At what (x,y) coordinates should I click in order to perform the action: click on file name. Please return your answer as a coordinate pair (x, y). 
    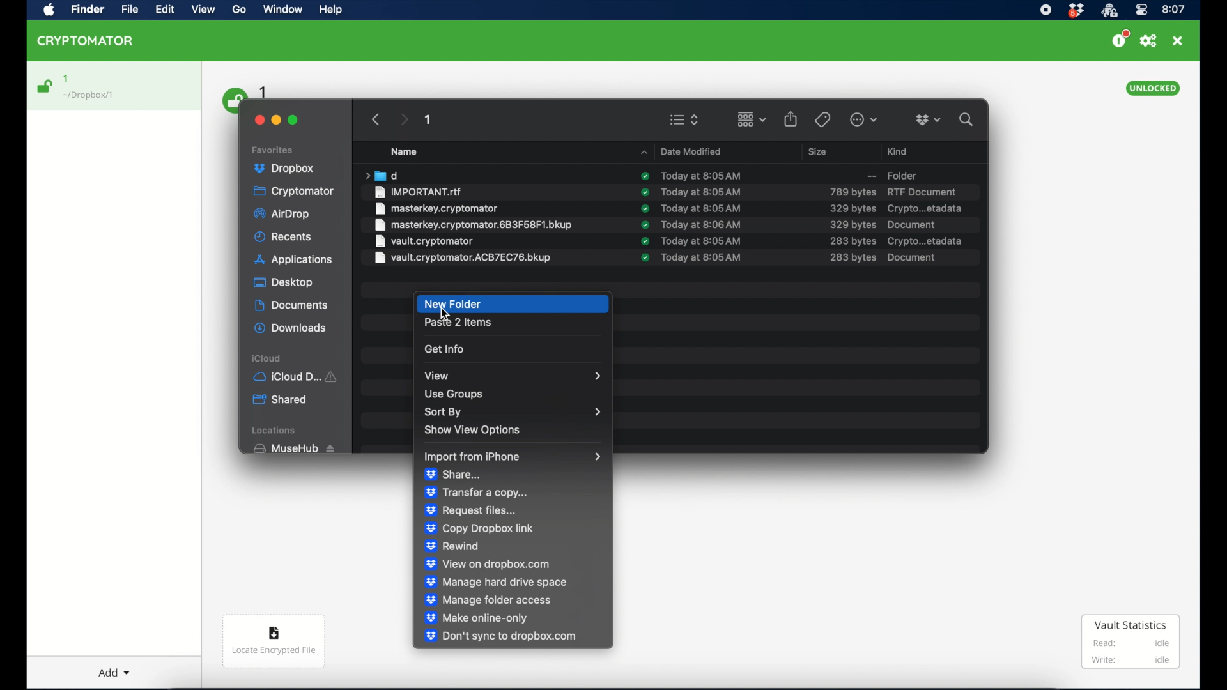
    Looking at the image, I should click on (473, 225).